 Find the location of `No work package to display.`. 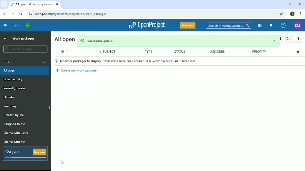

No work package to display. is located at coordinates (129, 61).